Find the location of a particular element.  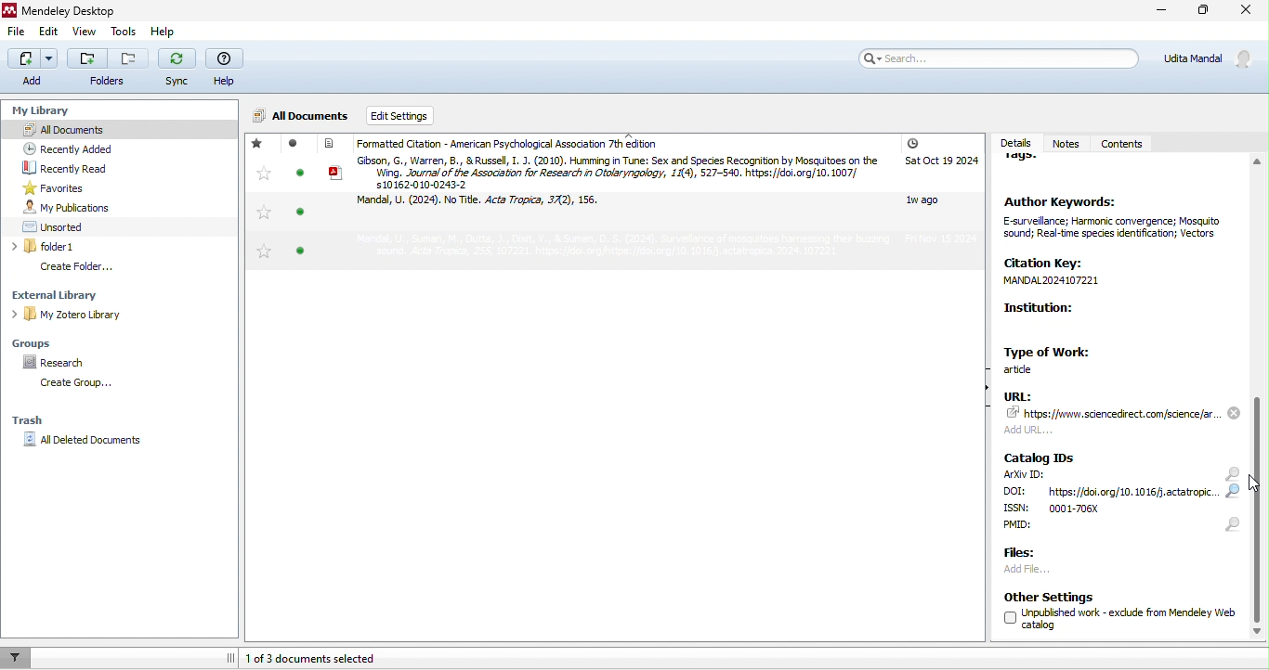

file is located at coordinates (19, 34).